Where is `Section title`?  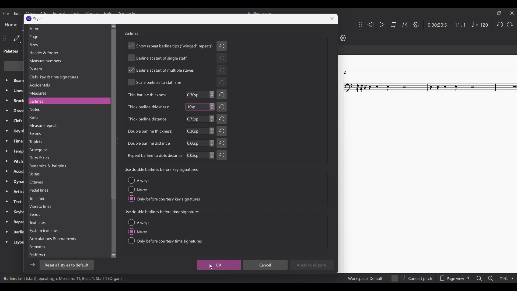 Section title is located at coordinates (131, 33).